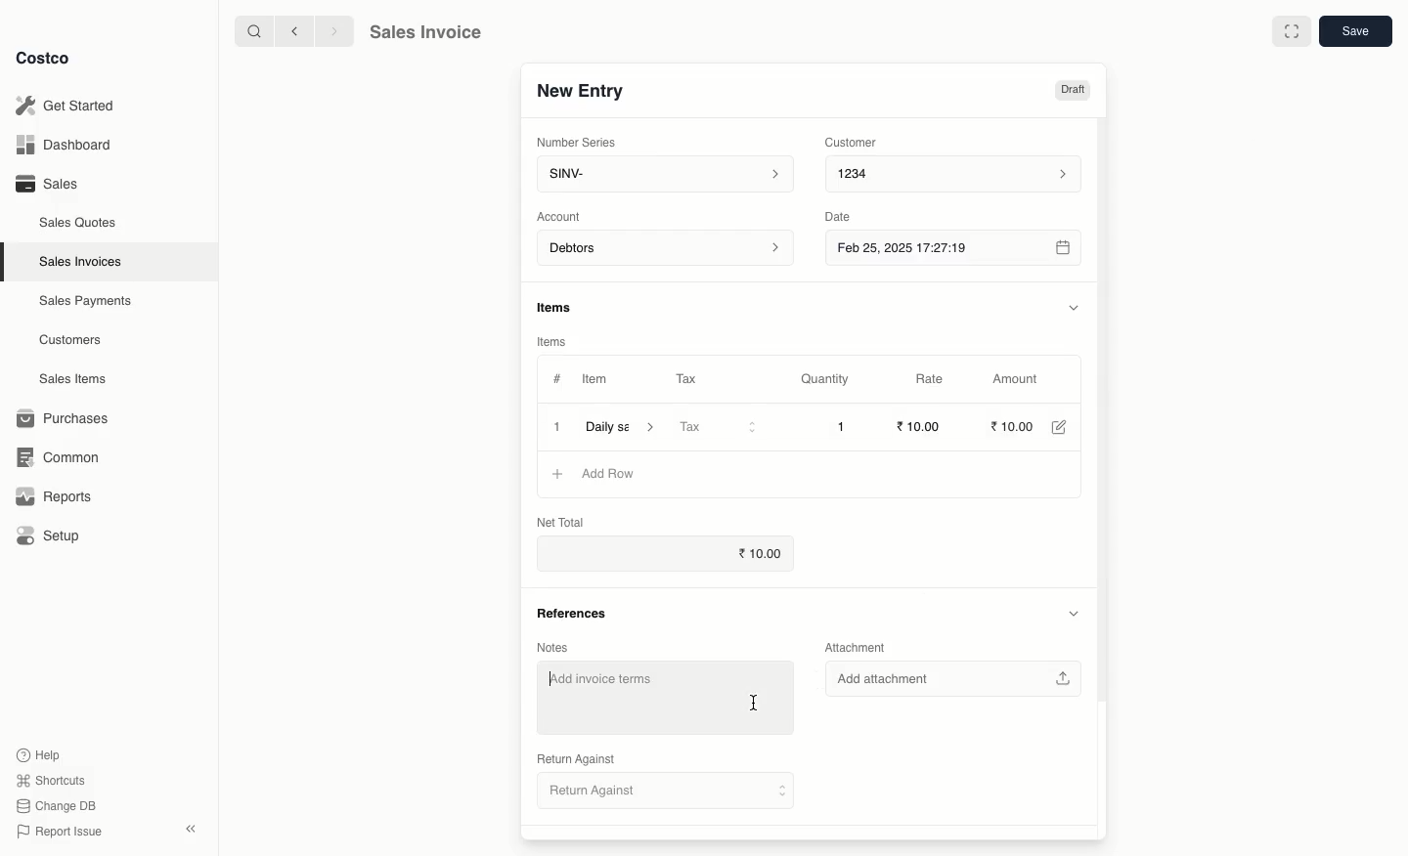 This screenshot has width=1408, height=856. I want to click on References, so click(579, 614).